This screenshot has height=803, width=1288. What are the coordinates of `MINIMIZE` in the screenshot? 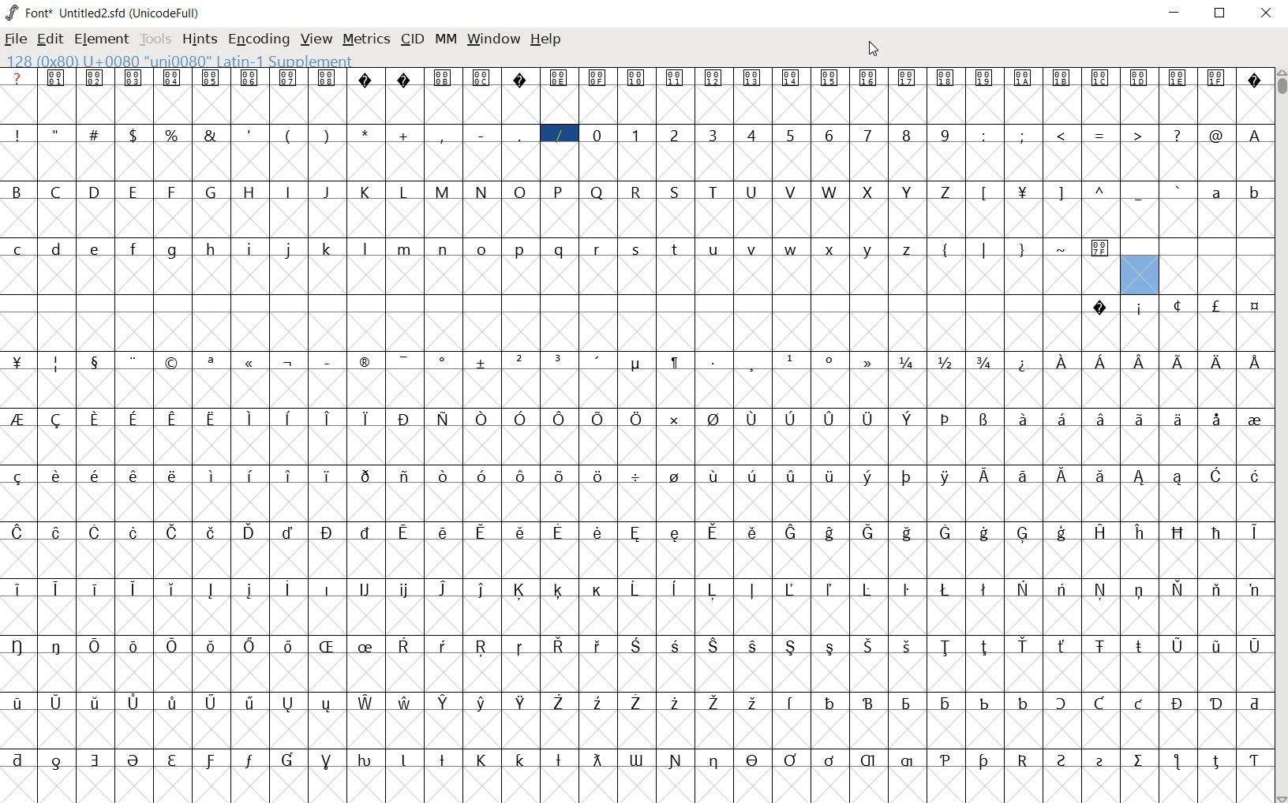 It's located at (1176, 12).